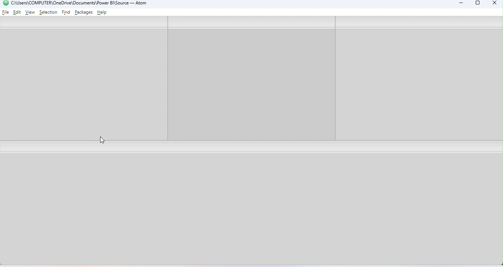 The width and height of the screenshot is (503, 267). I want to click on Pane 2, so click(252, 78).